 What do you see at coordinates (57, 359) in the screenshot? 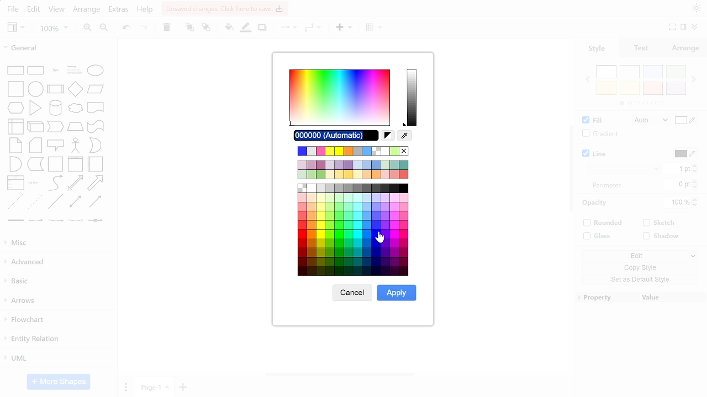
I see `UML` at bounding box center [57, 359].